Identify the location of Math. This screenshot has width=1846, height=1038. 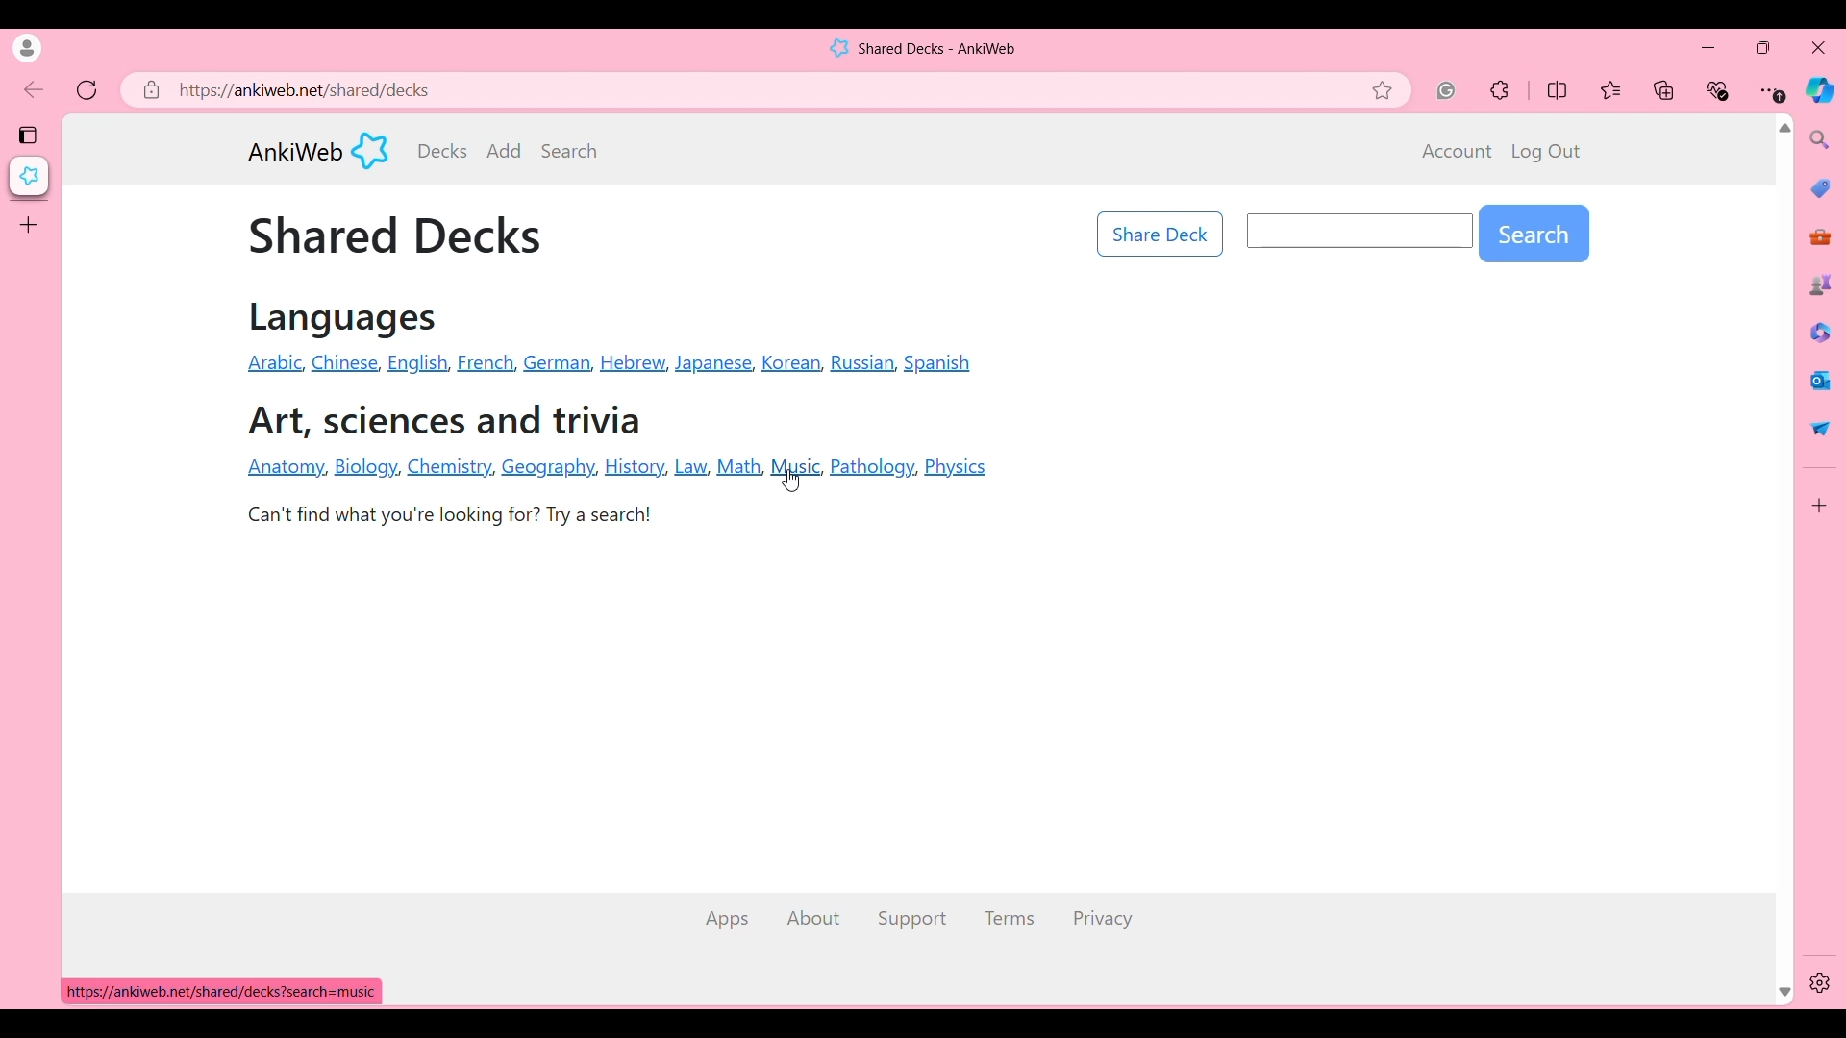
(736, 467).